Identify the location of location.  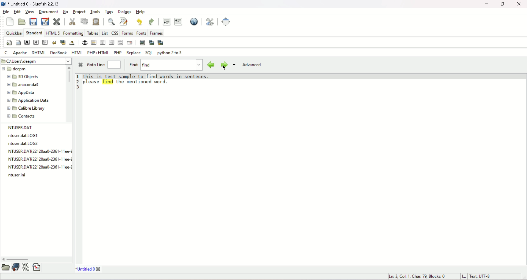
(35, 62).